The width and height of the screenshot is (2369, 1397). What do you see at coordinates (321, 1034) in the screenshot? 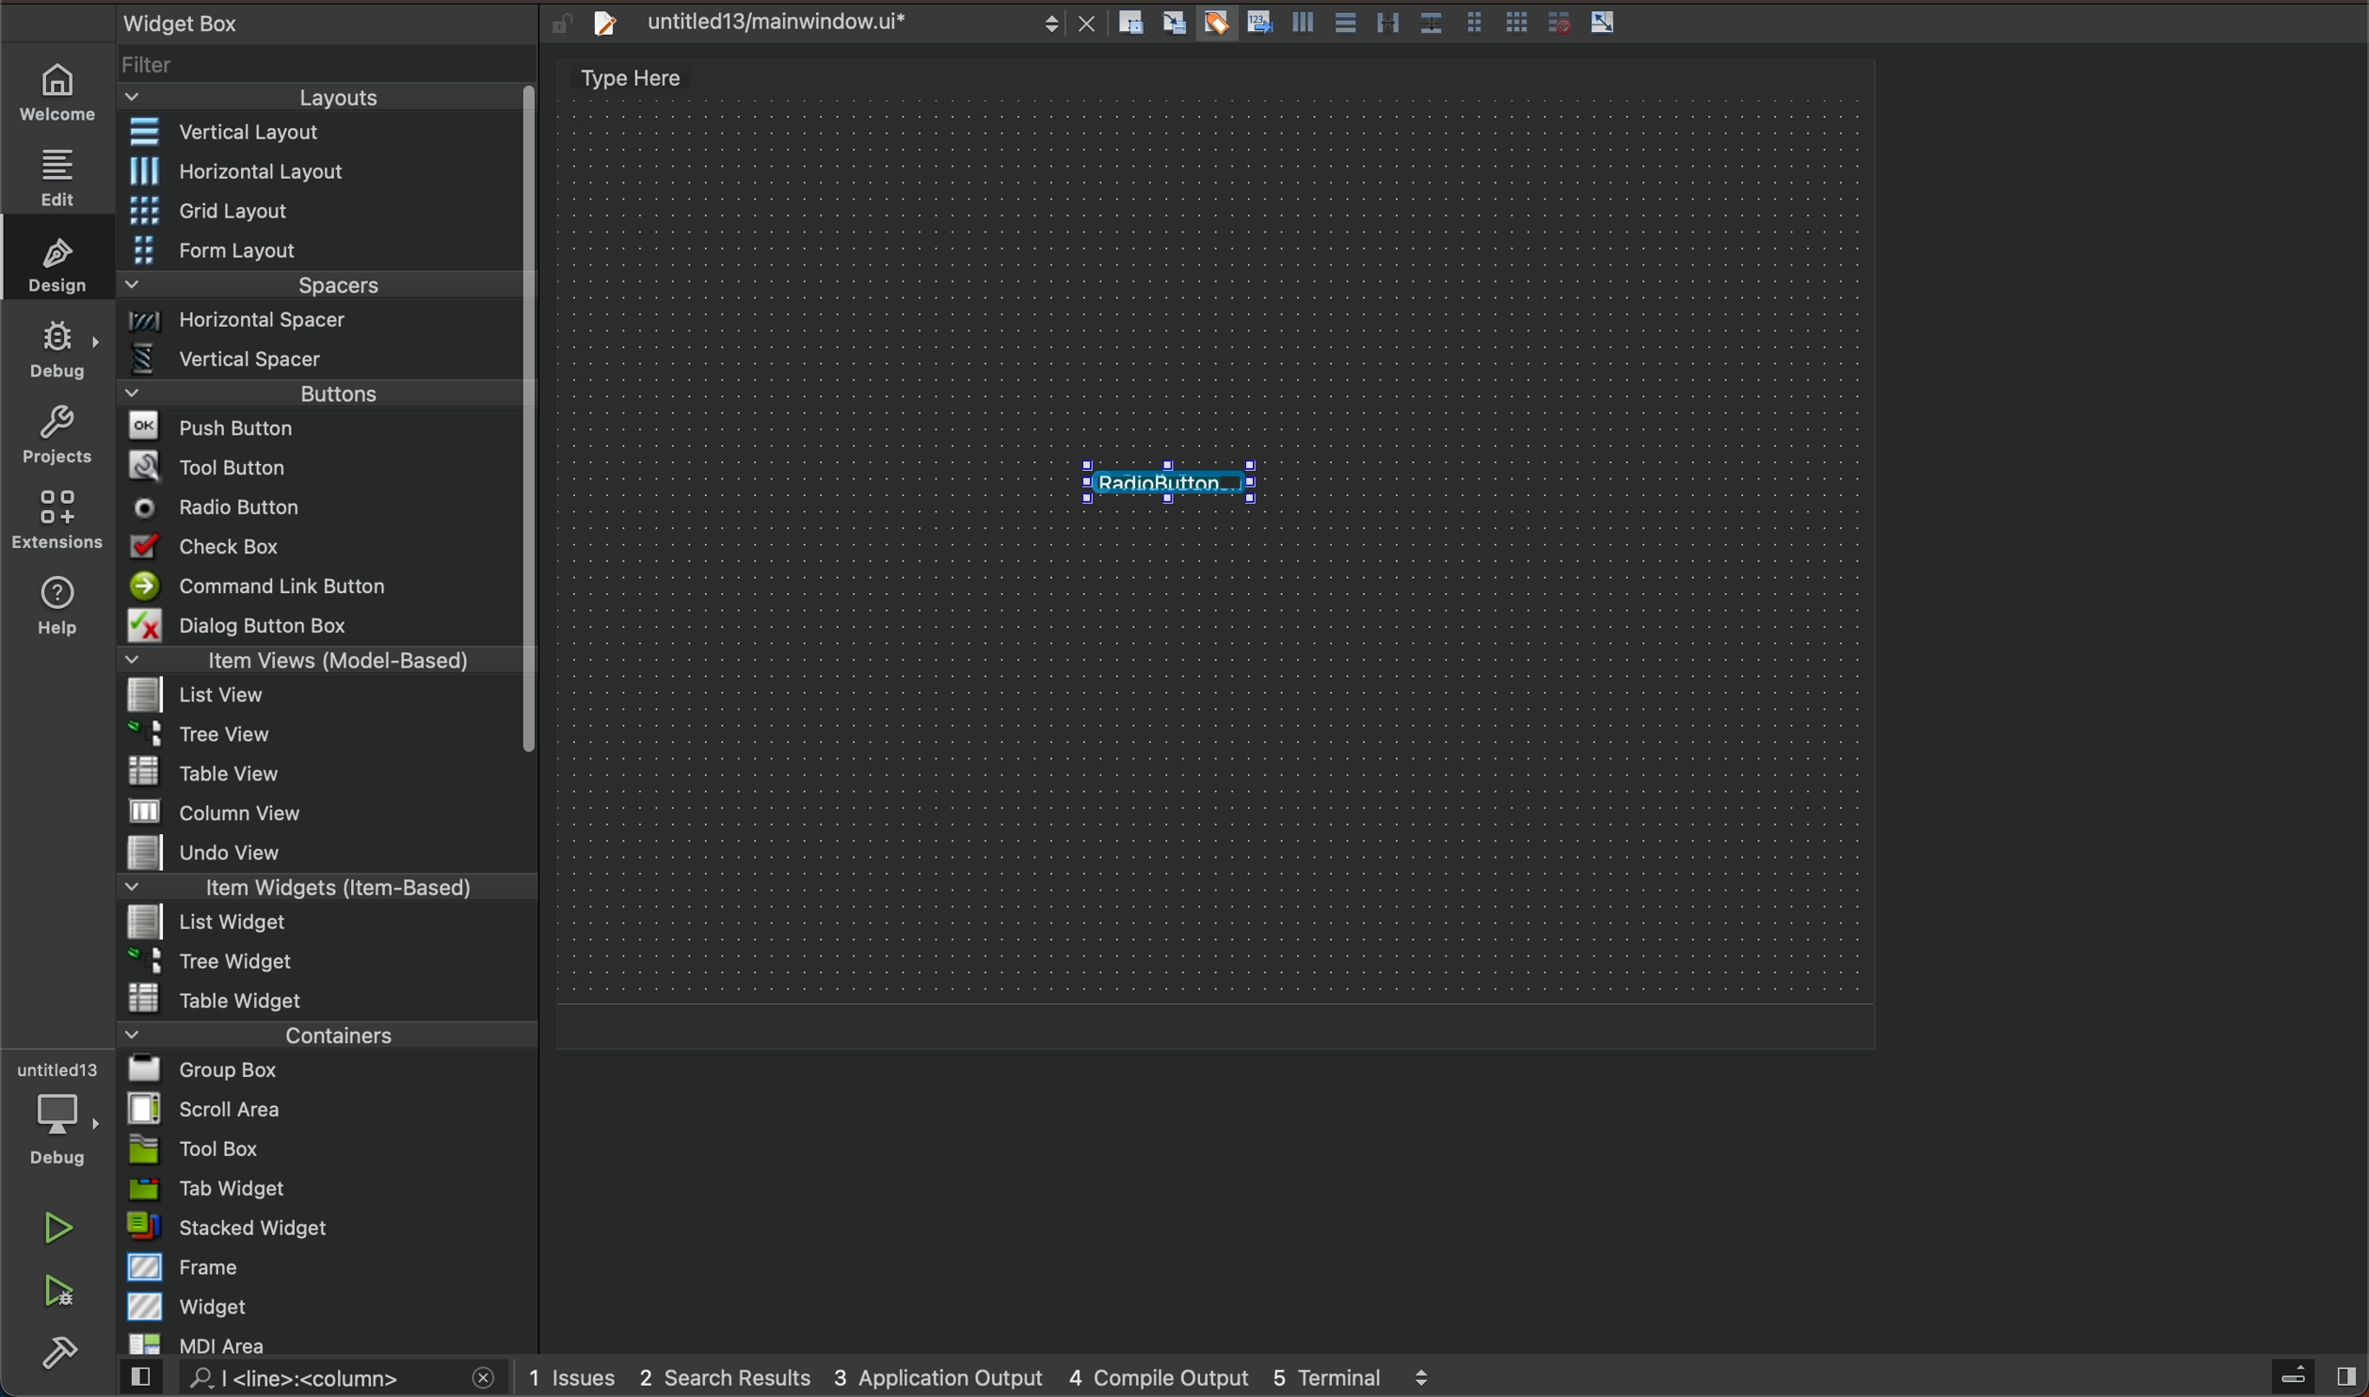
I see `containers` at bounding box center [321, 1034].